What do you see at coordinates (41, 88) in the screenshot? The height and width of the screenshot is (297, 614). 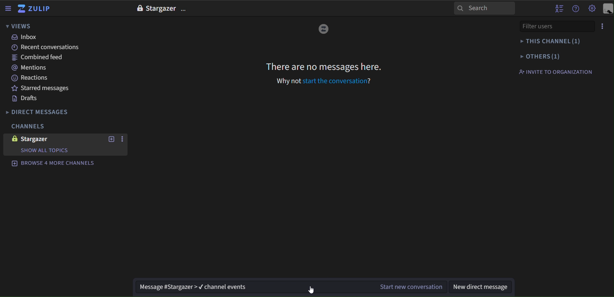 I see `starred messages` at bounding box center [41, 88].